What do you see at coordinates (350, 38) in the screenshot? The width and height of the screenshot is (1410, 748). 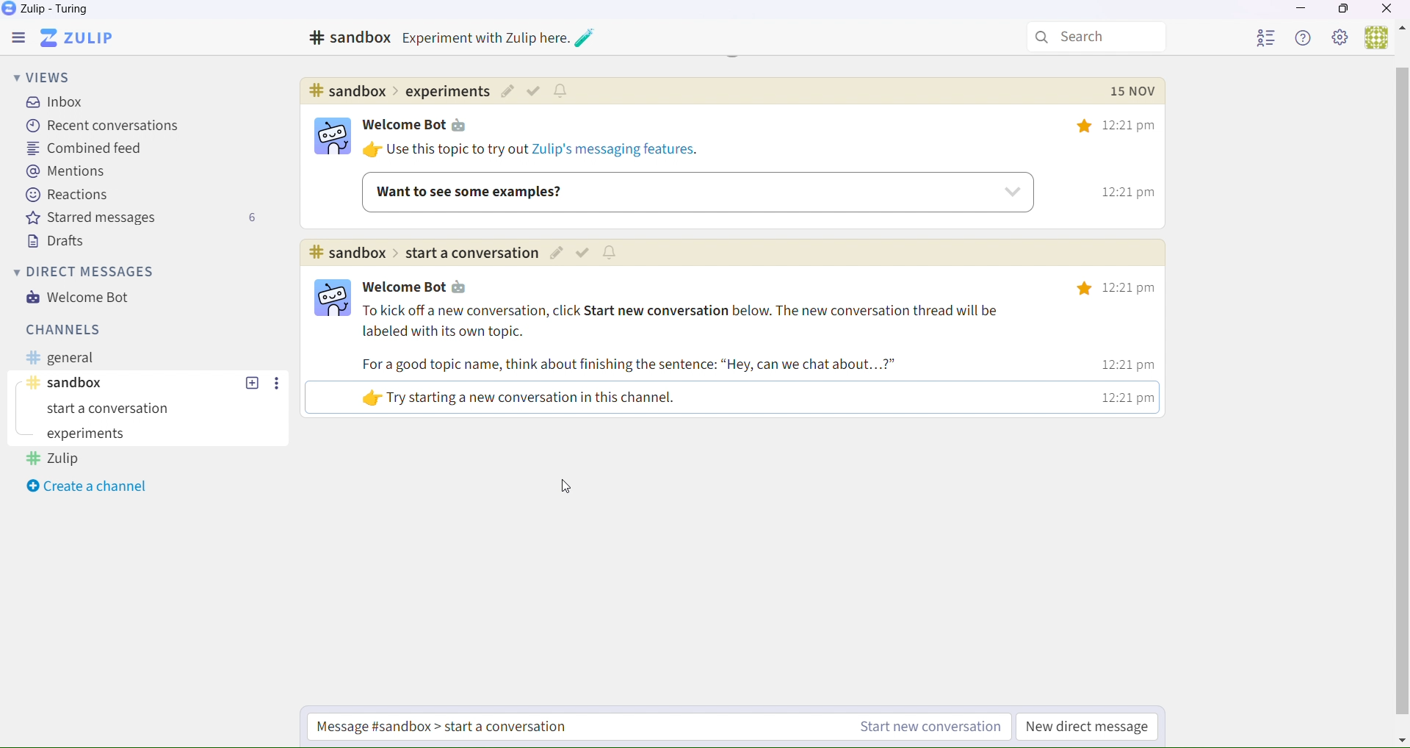 I see `#sandbox` at bounding box center [350, 38].